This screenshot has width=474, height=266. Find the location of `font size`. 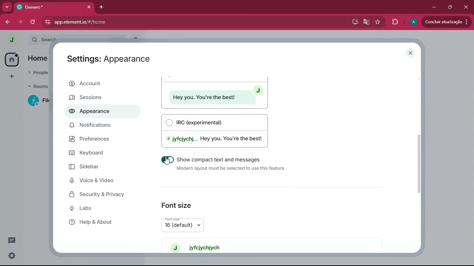

font size is located at coordinates (190, 224).